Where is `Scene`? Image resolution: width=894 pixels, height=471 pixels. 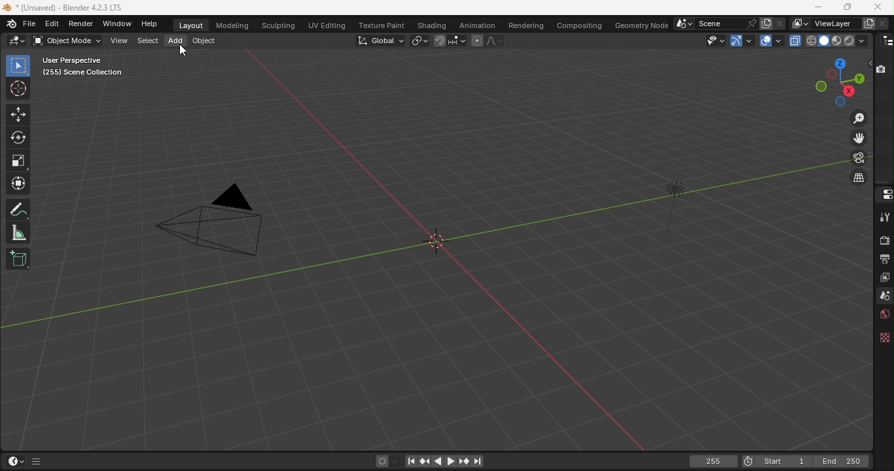
Scene is located at coordinates (882, 296).